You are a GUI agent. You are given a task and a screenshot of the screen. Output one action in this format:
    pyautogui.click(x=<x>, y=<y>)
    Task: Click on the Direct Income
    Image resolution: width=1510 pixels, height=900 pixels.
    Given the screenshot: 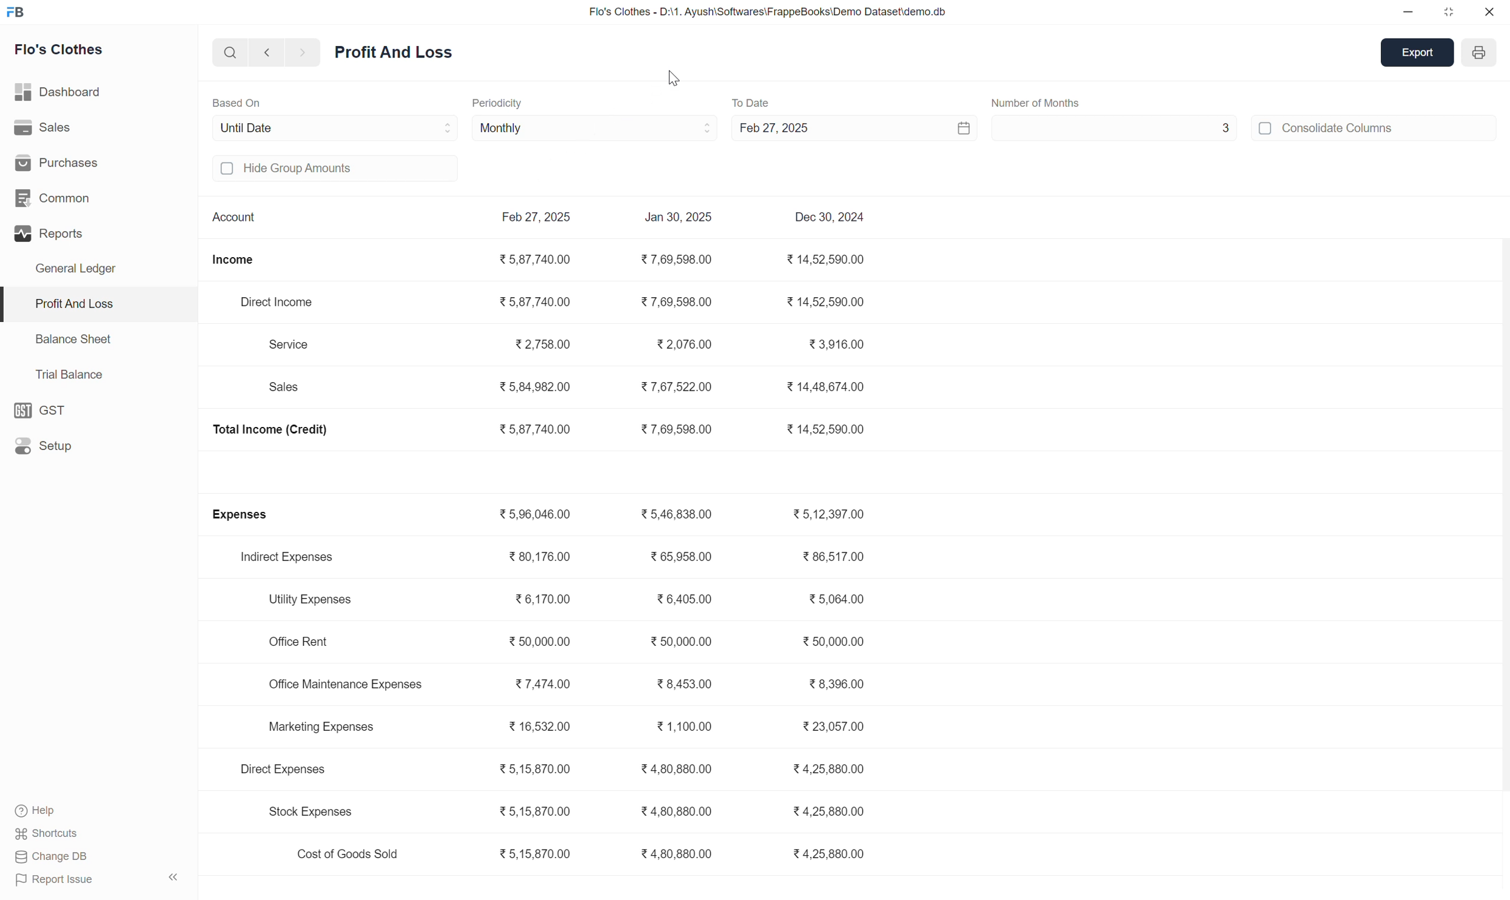 What is the action you would take?
    pyautogui.click(x=273, y=303)
    